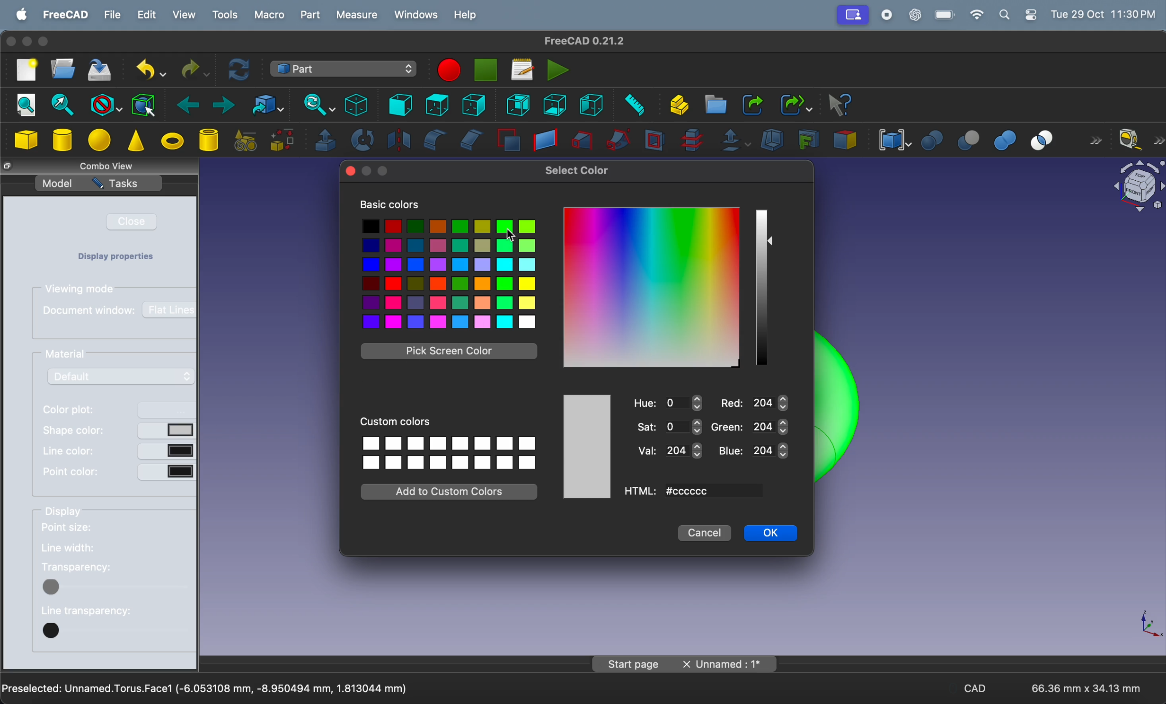 The height and width of the screenshot is (704, 1166). I want to click on frint view, so click(397, 105).